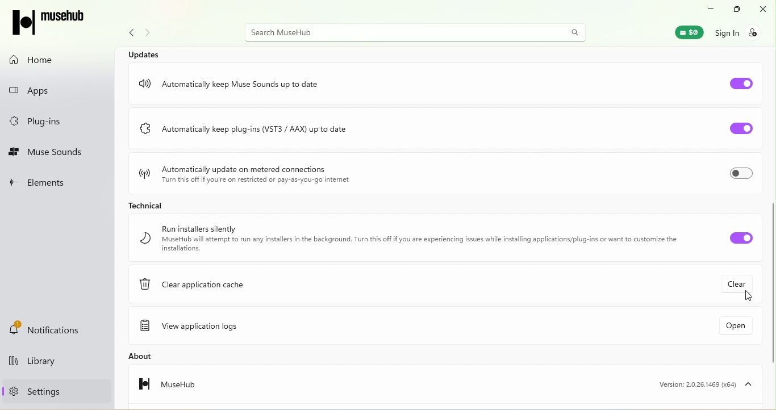  What do you see at coordinates (51, 363) in the screenshot?
I see `Library` at bounding box center [51, 363].